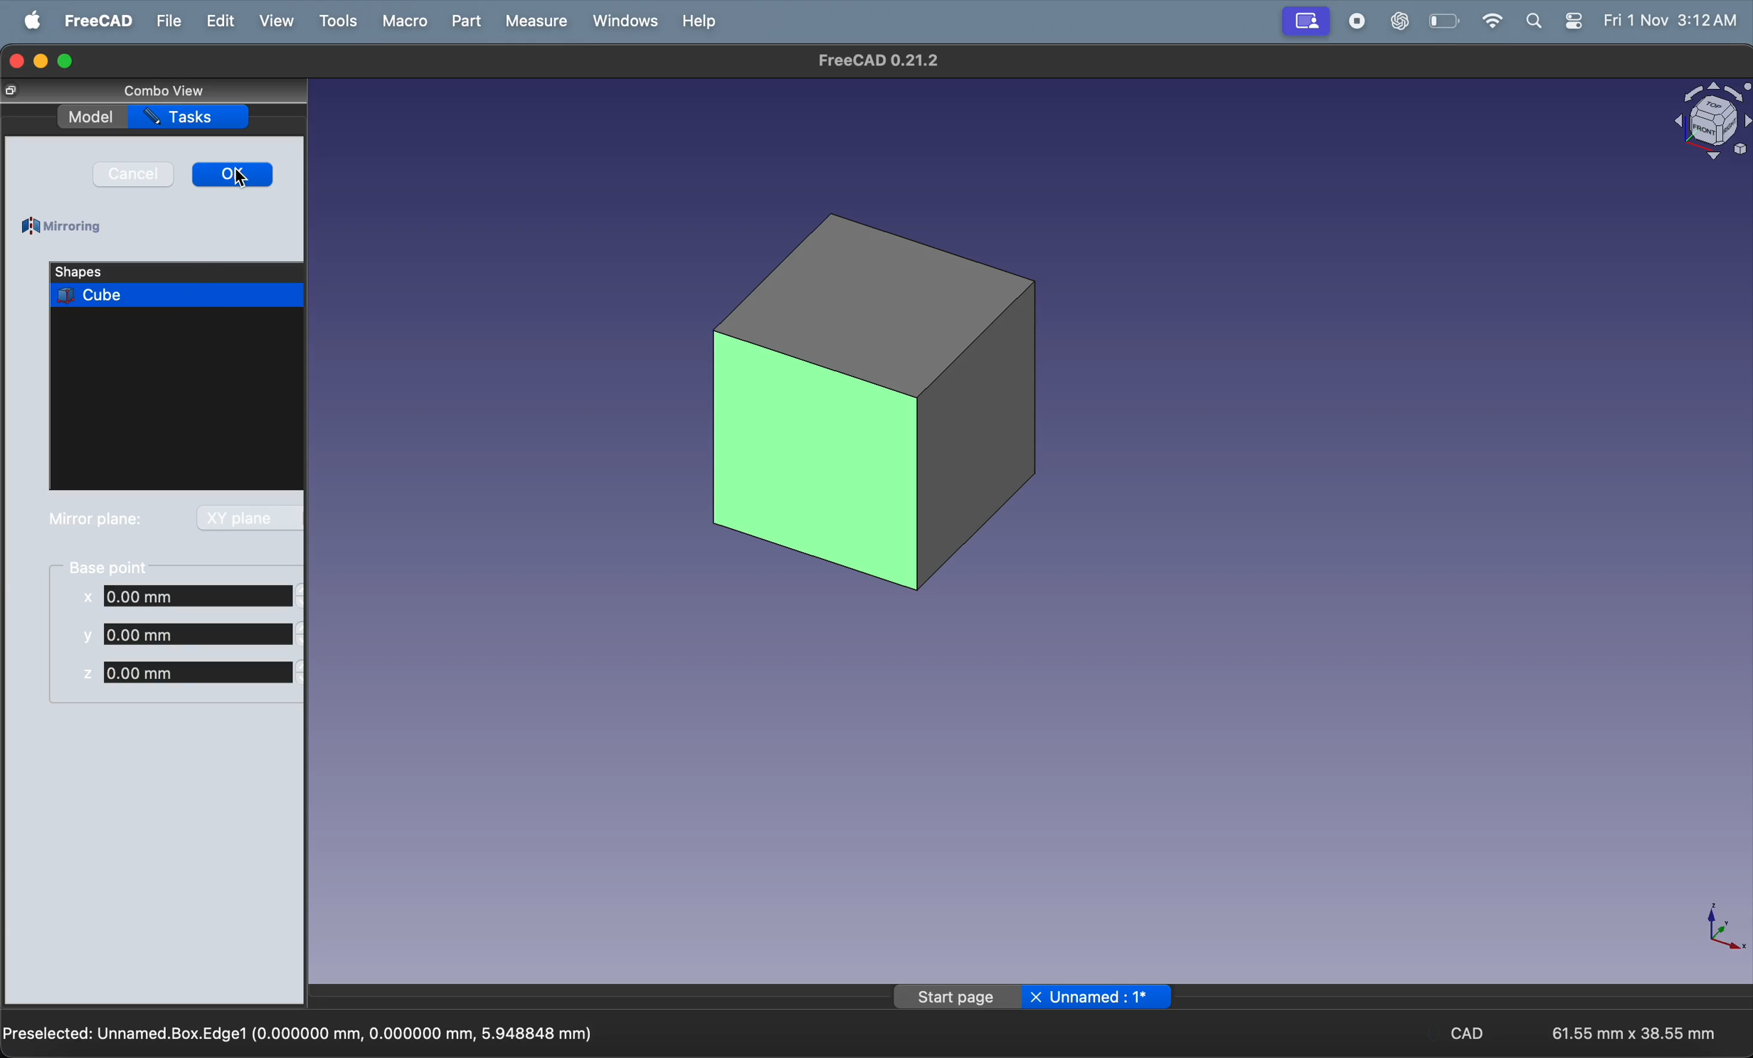 This screenshot has height=1058, width=1753. I want to click on Fri 1 Nov 3:12 AM, so click(1670, 18).